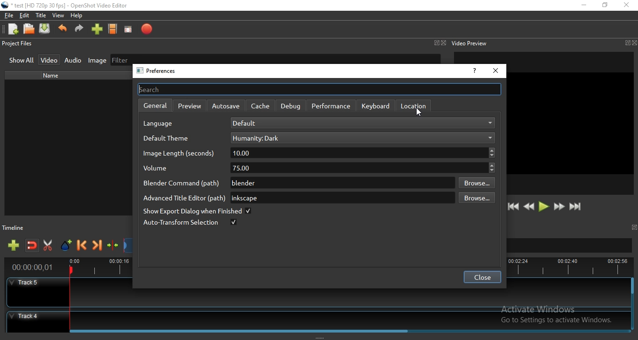 The image size is (638, 340). I want to click on Track, so click(317, 319).